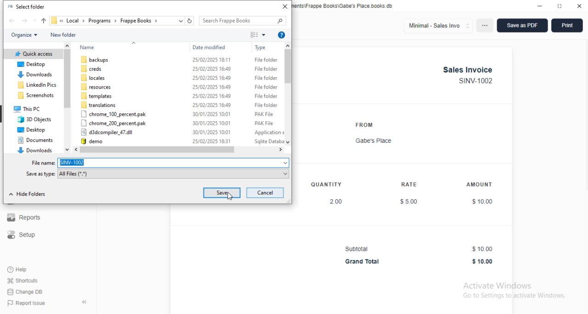 The image size is (588, 314). I want to click on 25/02/2025 16;49, so click(211, 105).